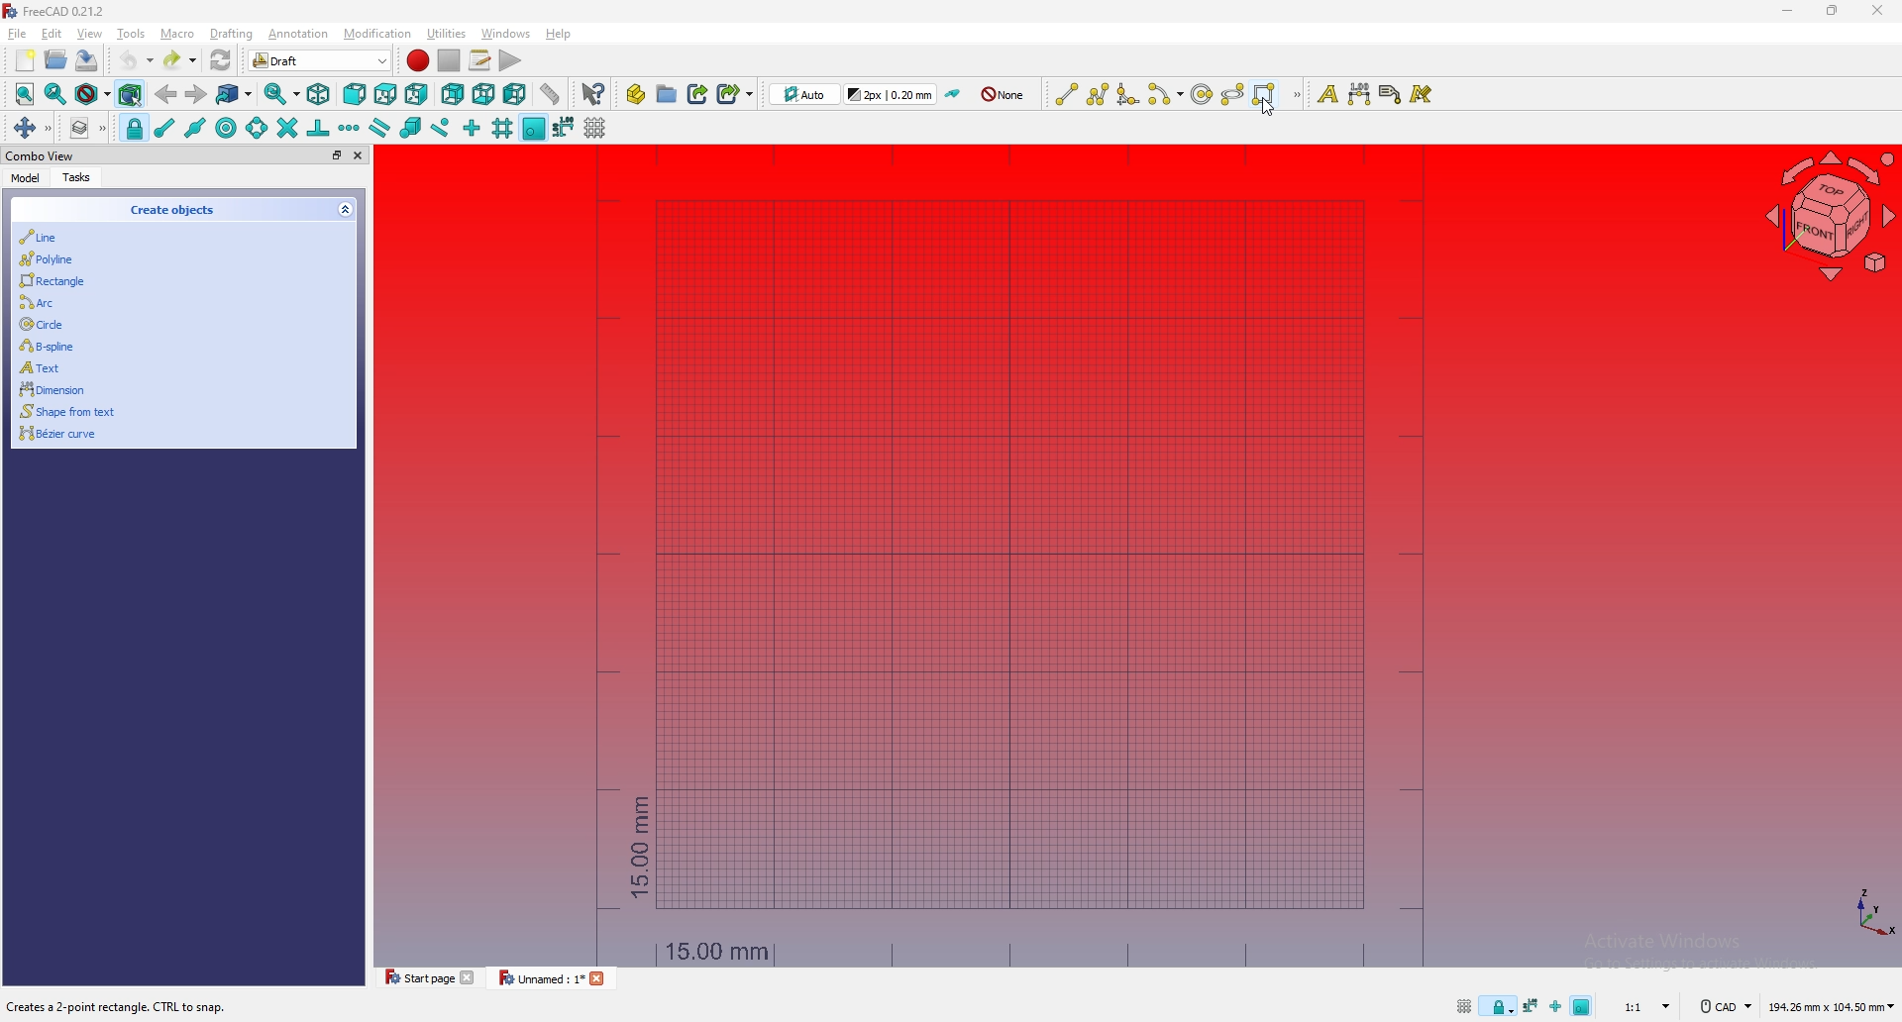 Image resolution: width=1902 pixels, height=1022 pixels. Describe the element at coordinates (1295, 96) in the screenshot. I see `draft creation tools` at that location.